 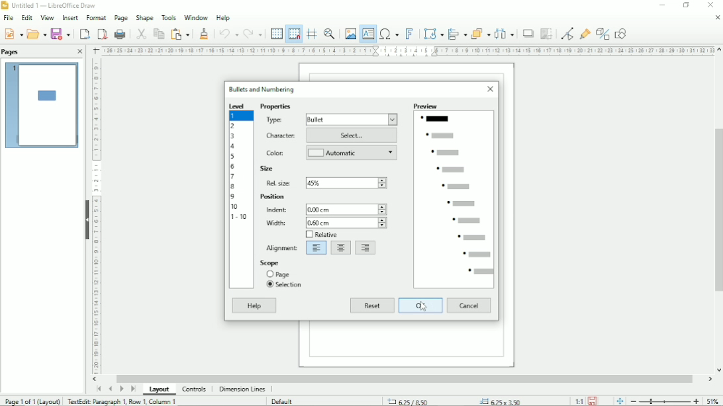 What do you see at coordinates (232, 187) in the screenshot?
I see `8` at bounding box center [232, 187].